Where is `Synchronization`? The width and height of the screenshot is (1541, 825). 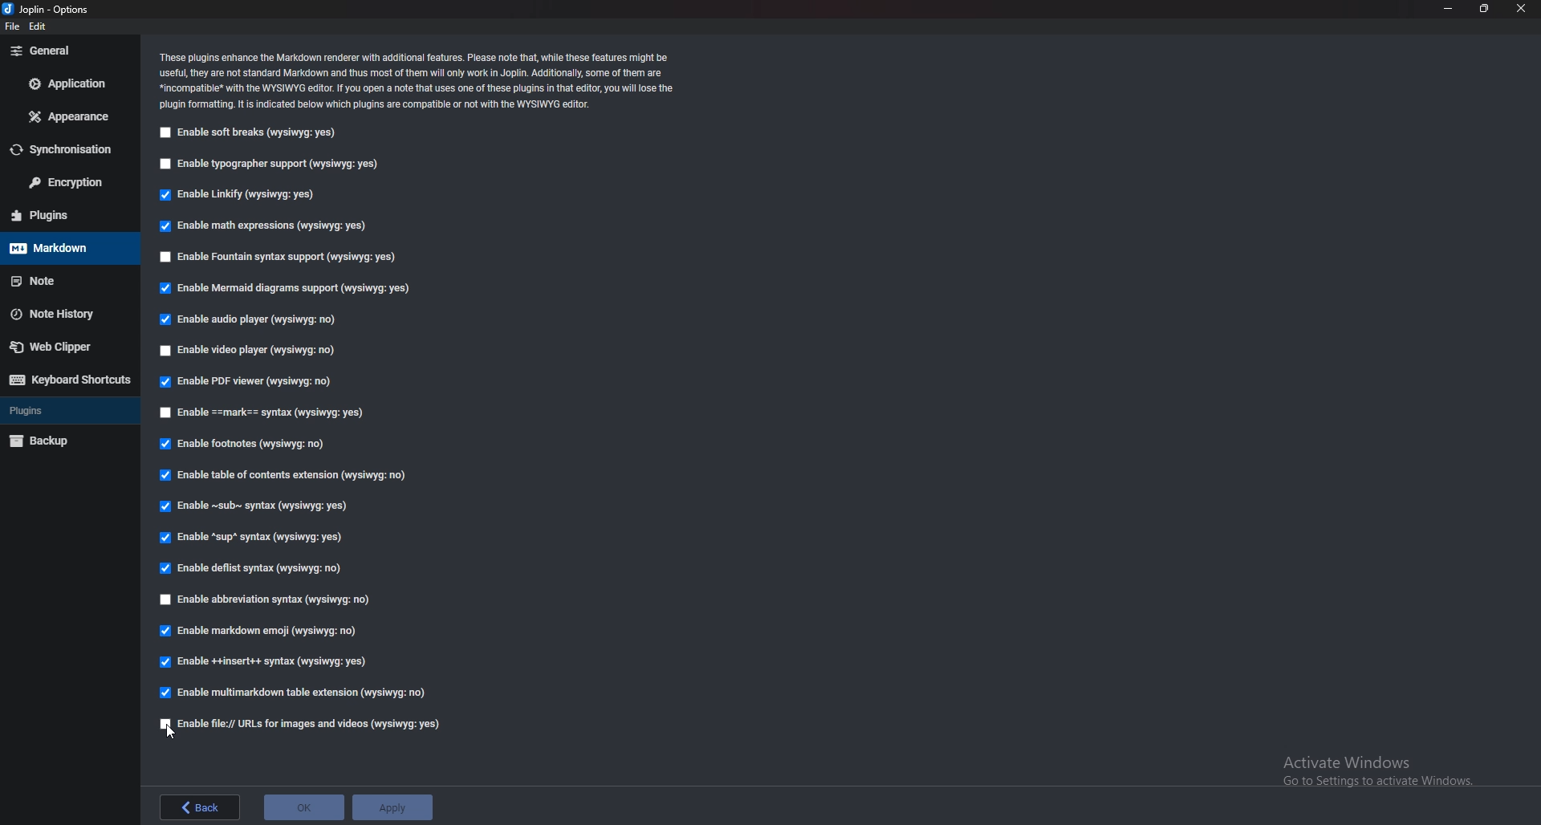
Synchronization is located at coordinates (63, 149).